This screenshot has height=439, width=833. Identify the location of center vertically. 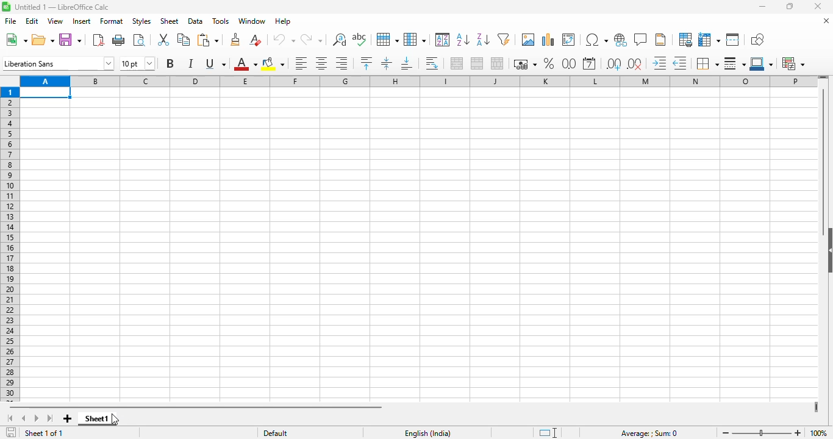
(386, 63).